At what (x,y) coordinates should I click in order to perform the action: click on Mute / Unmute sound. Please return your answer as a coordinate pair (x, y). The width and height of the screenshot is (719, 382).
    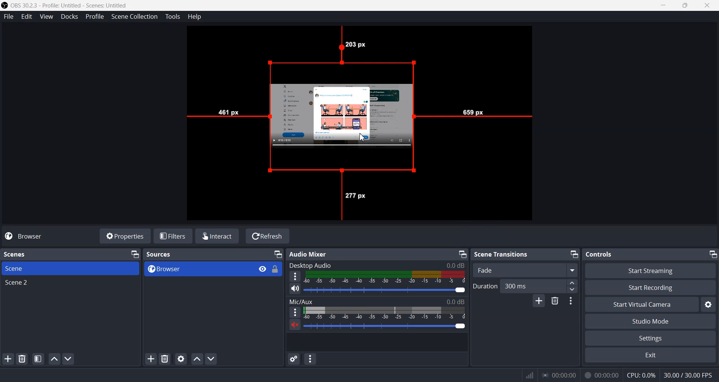
    Looking at the image, I should click on (292, 327).